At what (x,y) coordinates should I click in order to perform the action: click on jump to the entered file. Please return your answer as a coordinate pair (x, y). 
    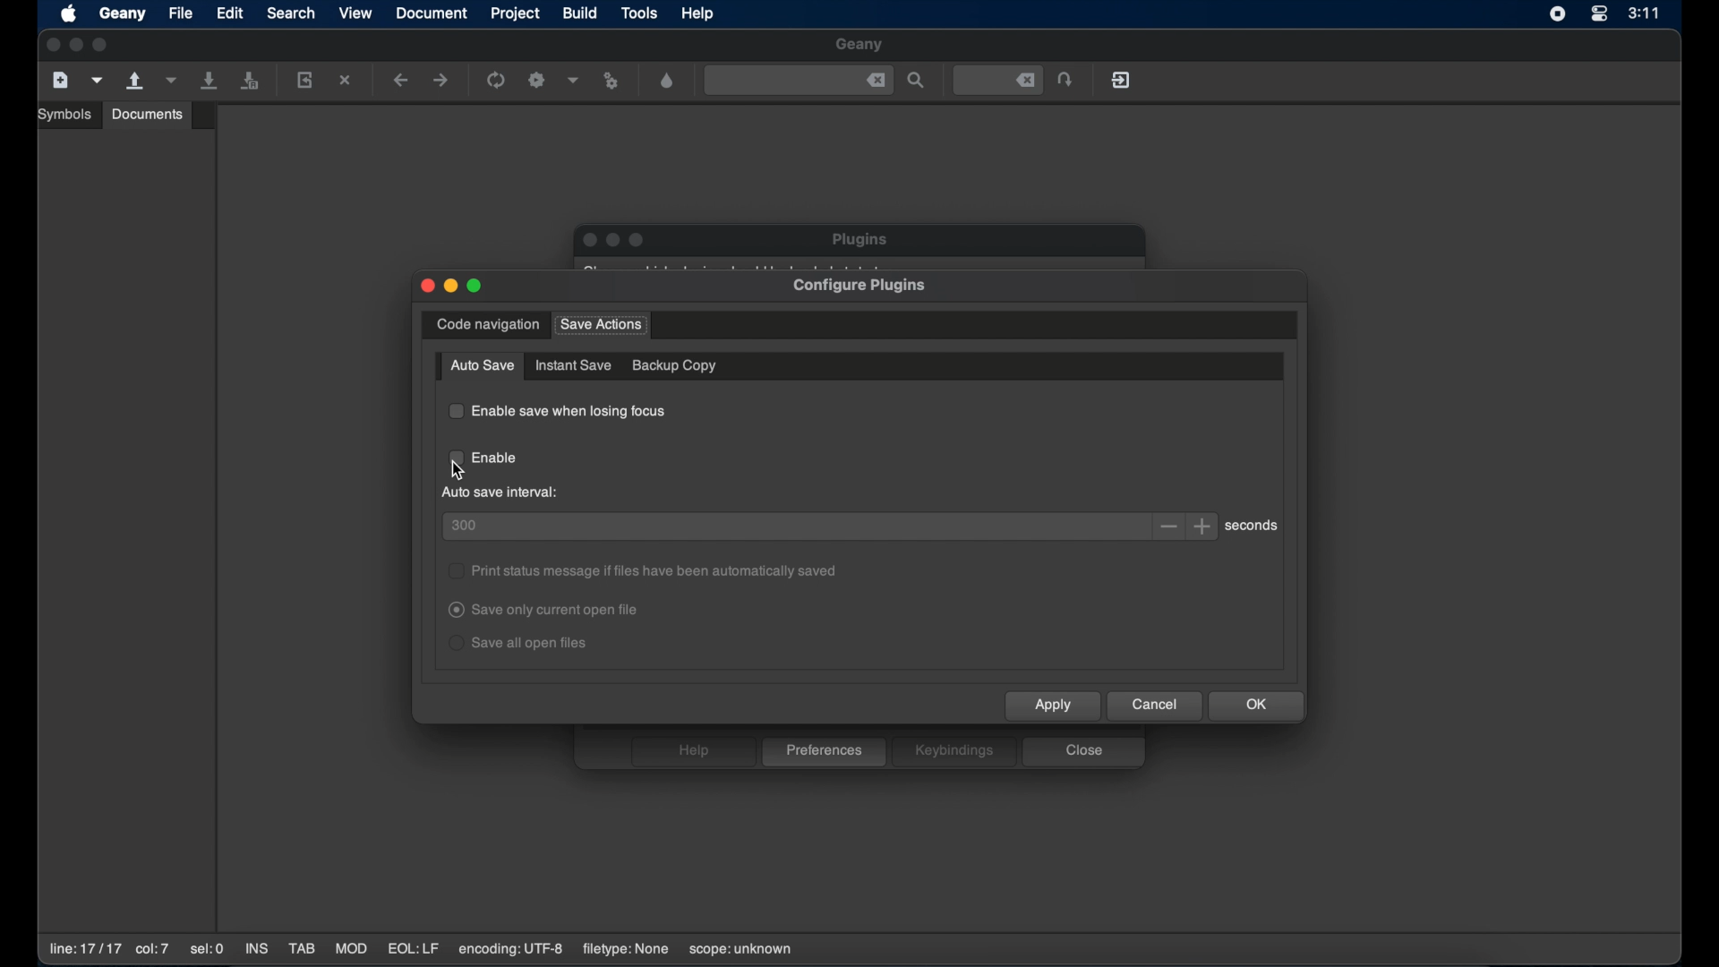
    Looking at the image, I should click on (1066, 81).